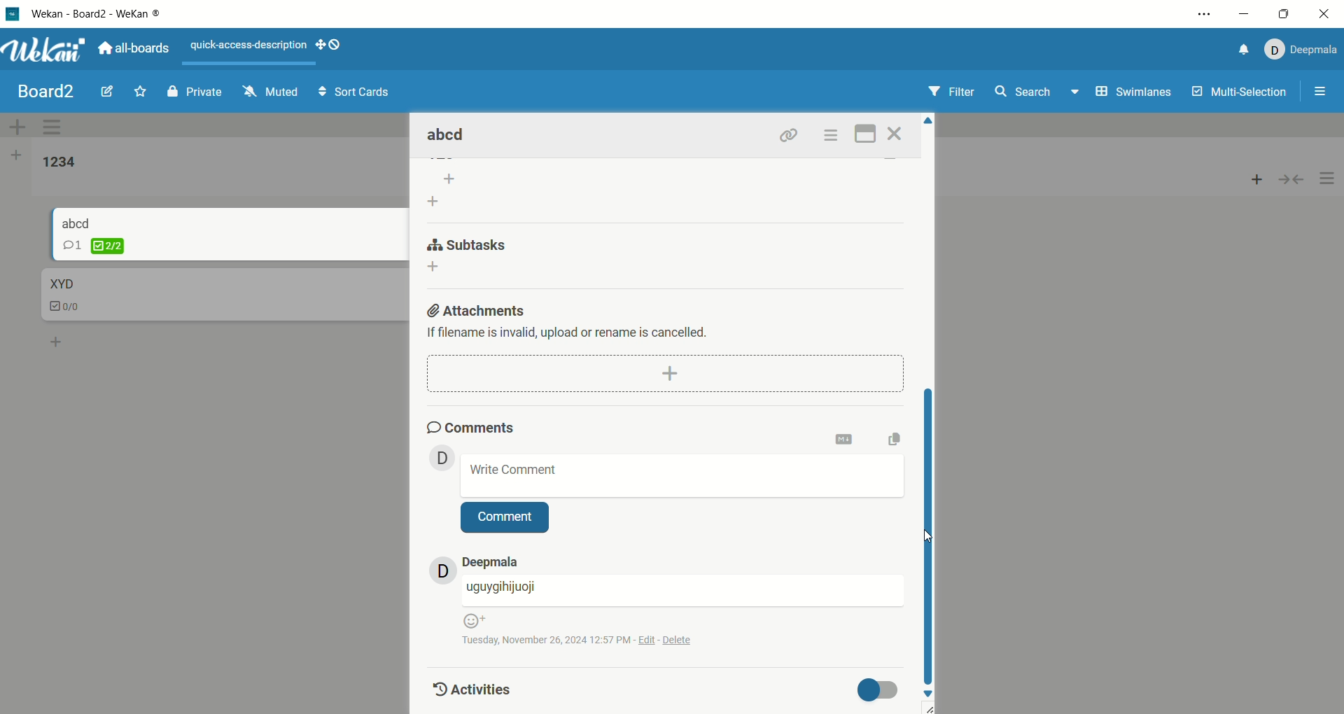 Image resolution: width=1344 pixels, height=714 pixels. Describe the element at coordinates (1241, 92) in the screenshot. I see `multi-selection` at that location.